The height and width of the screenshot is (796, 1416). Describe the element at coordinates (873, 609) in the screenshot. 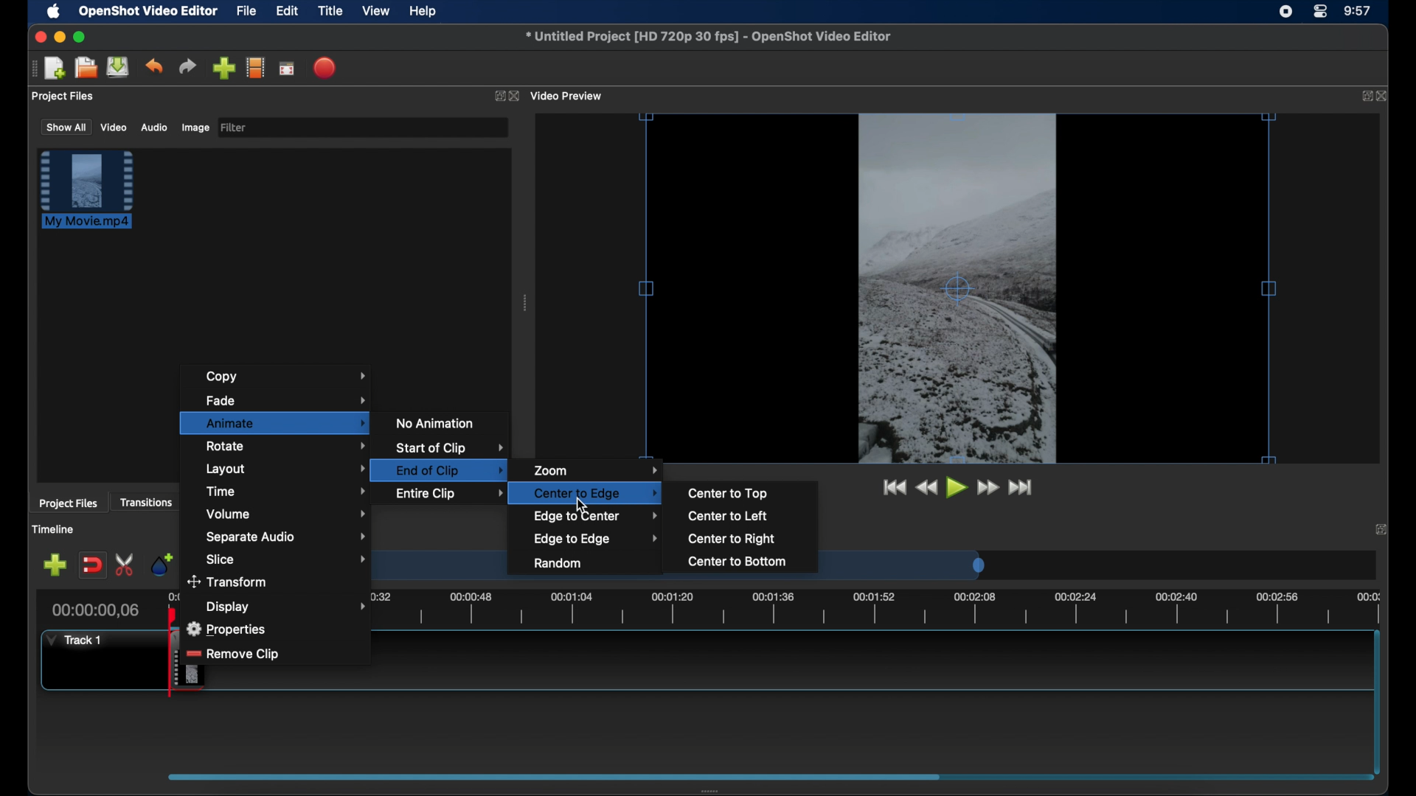

I see `timeline scale` at that location.